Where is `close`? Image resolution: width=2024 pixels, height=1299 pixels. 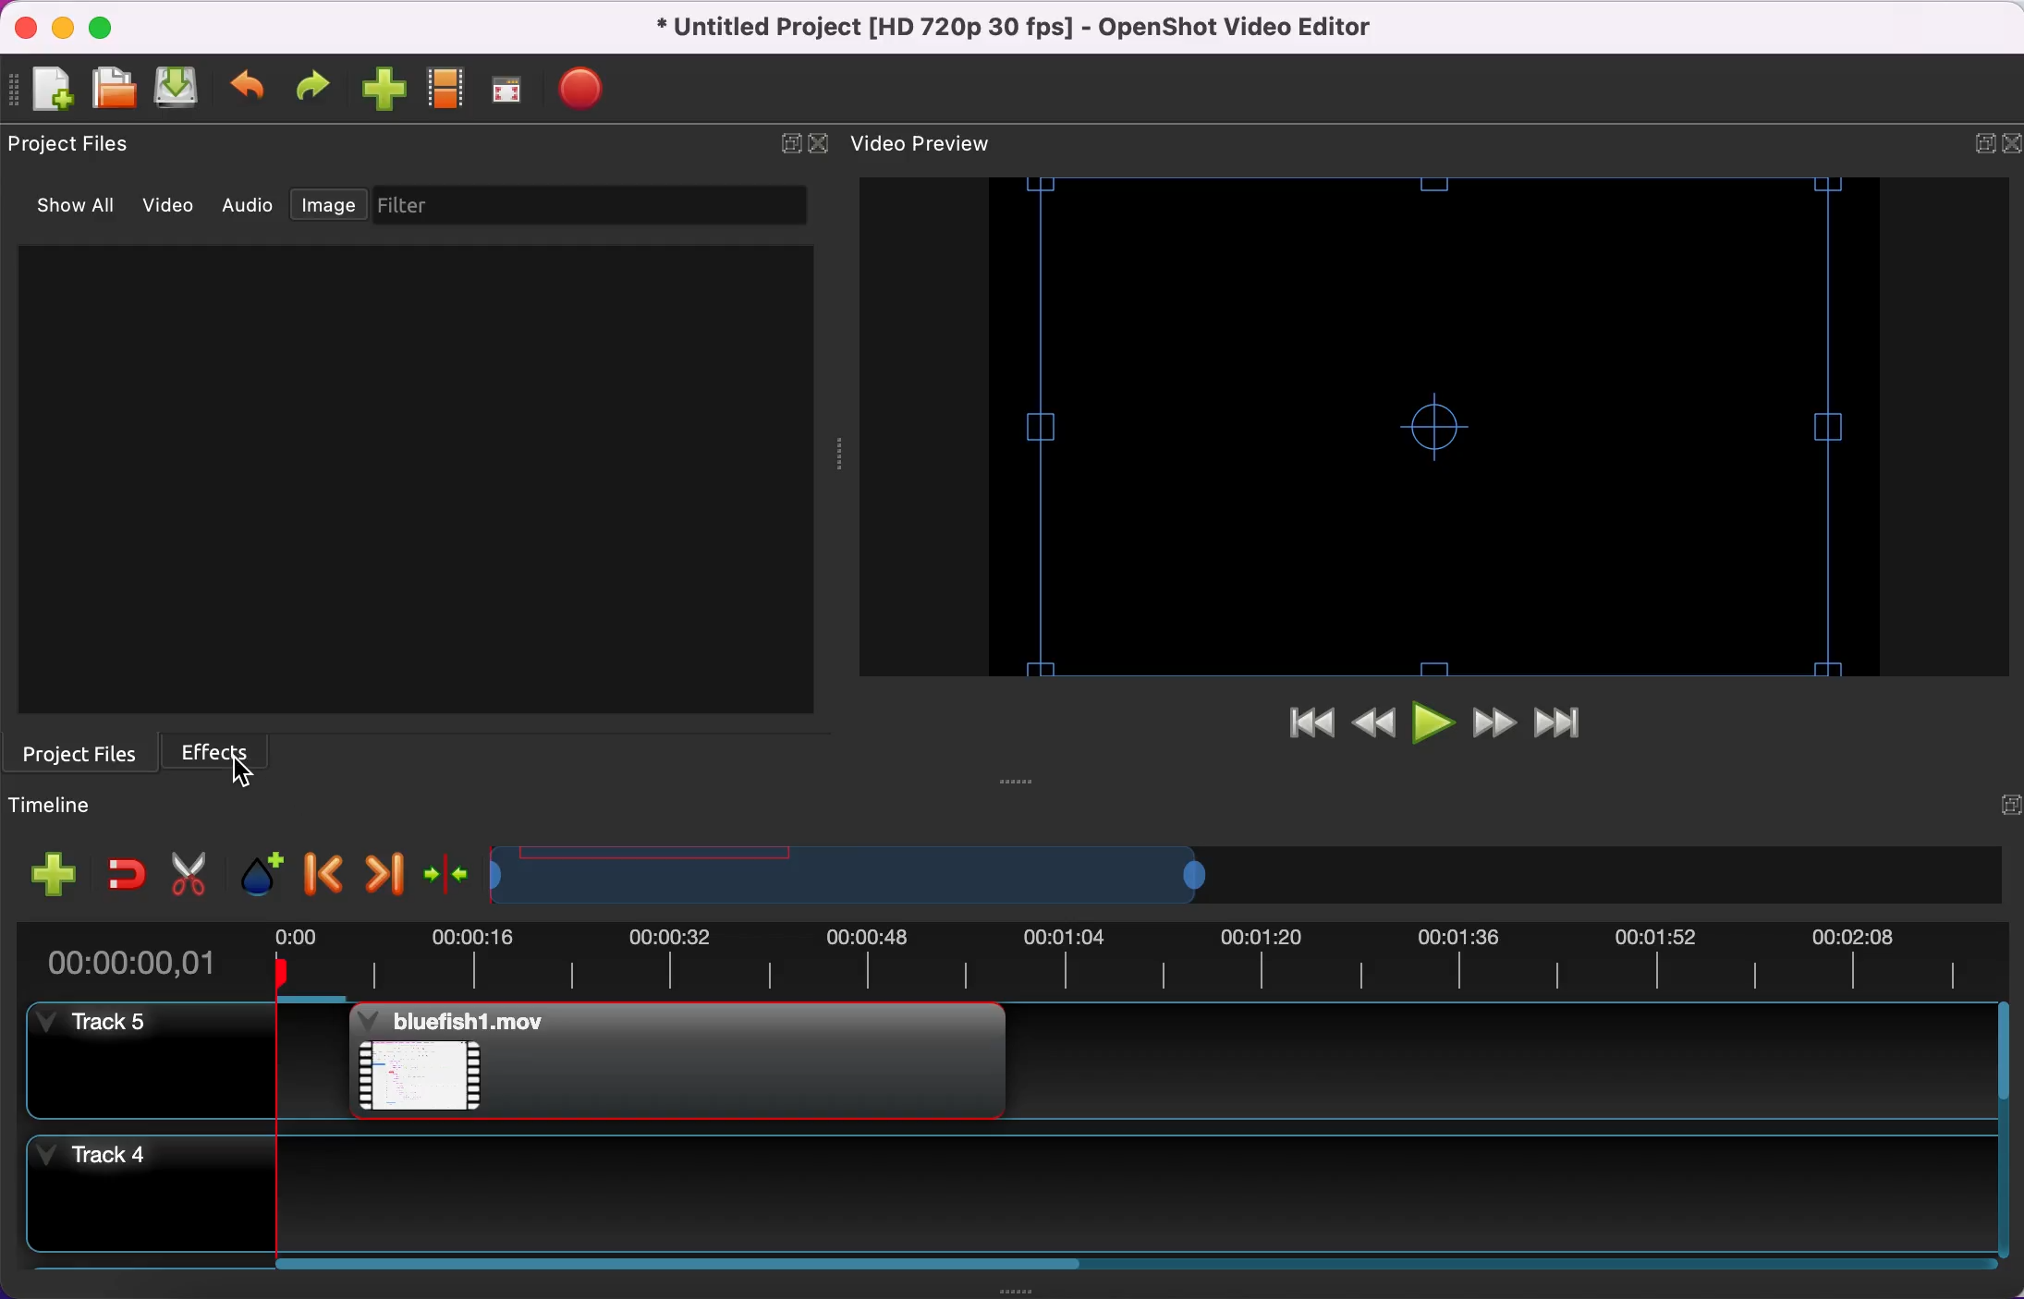
close is located at coordinates (21, 28).